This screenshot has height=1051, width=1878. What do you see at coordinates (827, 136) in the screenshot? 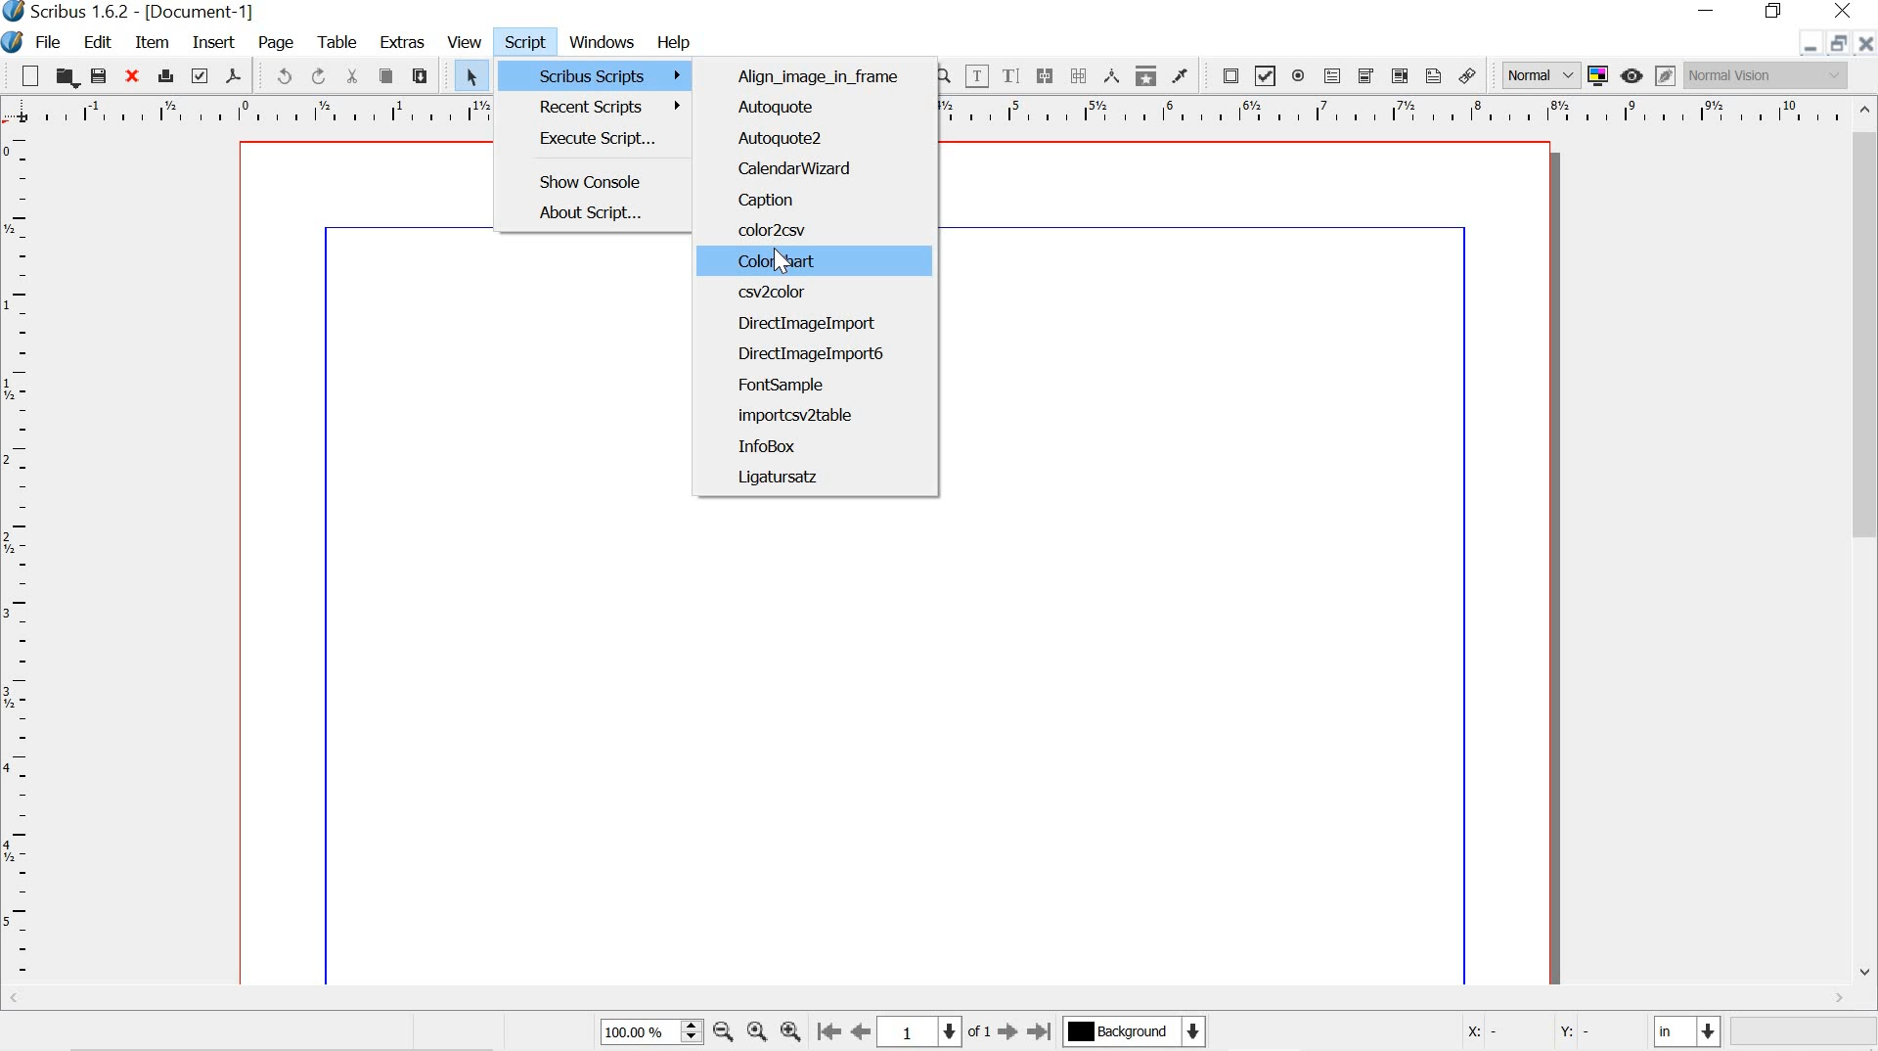
I see `autoquote2` at bounding box center [827, 136].